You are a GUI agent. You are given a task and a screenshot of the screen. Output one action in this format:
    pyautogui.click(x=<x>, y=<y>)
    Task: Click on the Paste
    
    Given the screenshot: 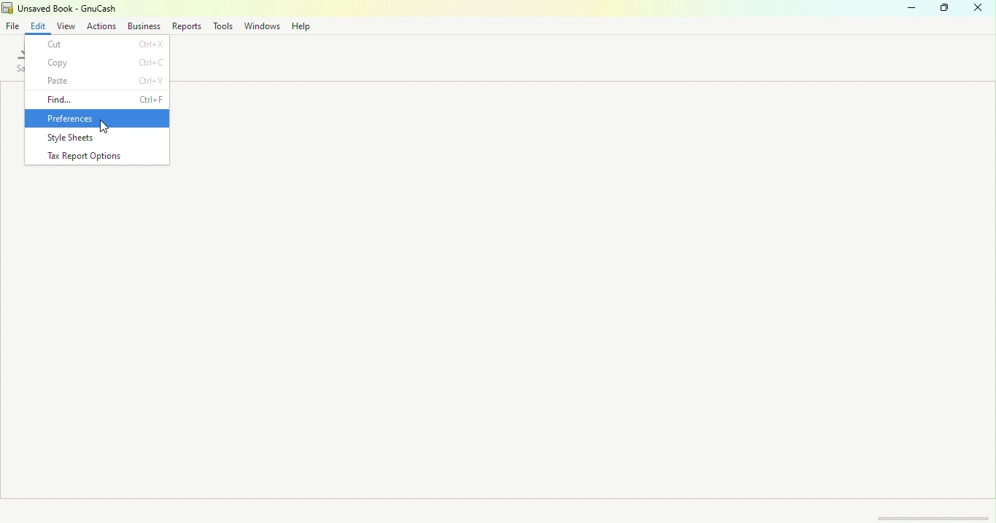 What is the action you would take?
    pyautogui.click(x=100, y=82)
    